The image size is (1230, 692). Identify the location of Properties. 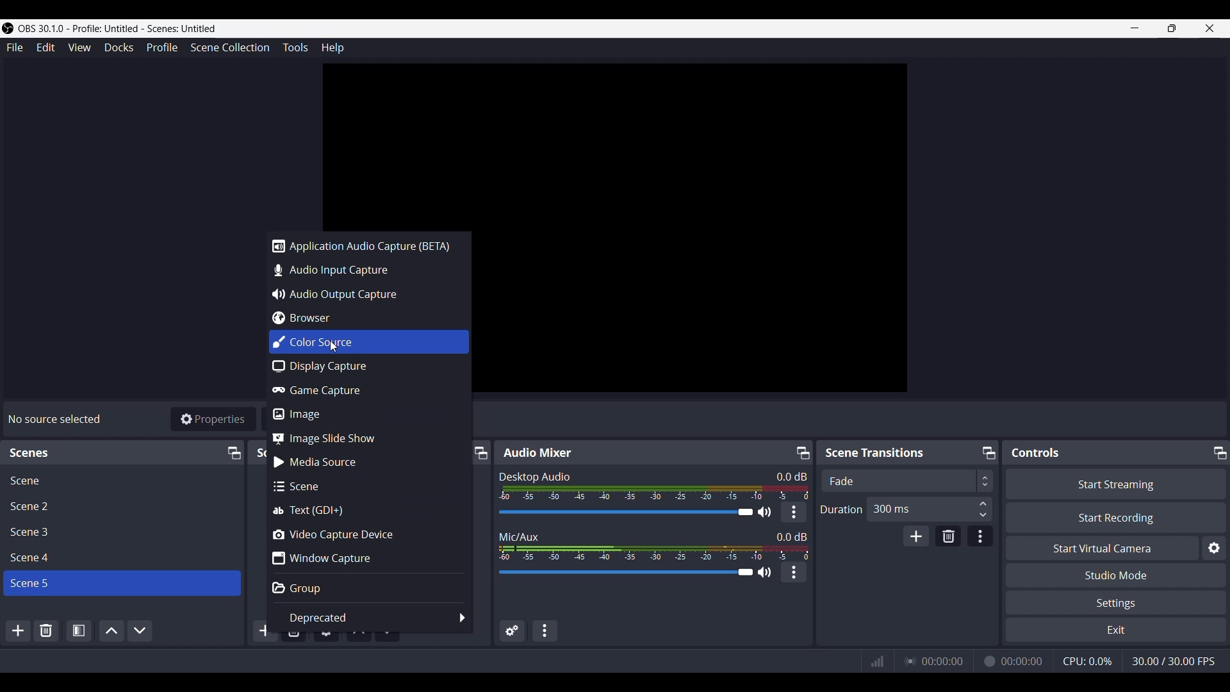
(214, 418).